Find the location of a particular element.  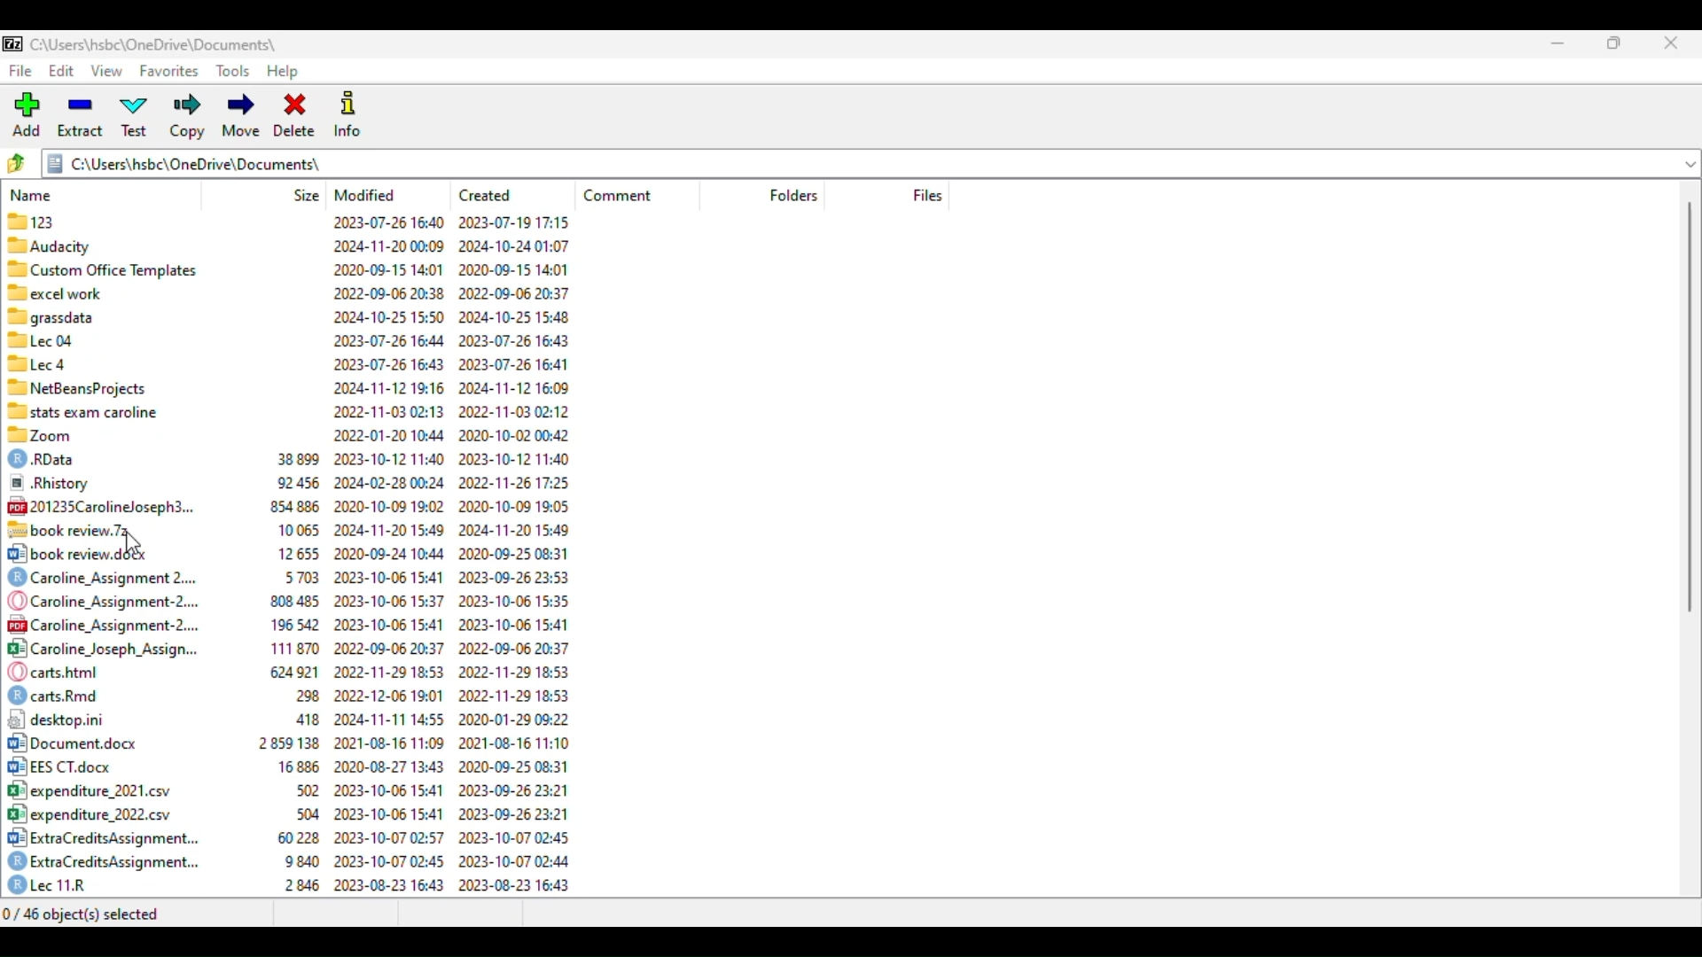

tools is located at coordinates (233, 73).